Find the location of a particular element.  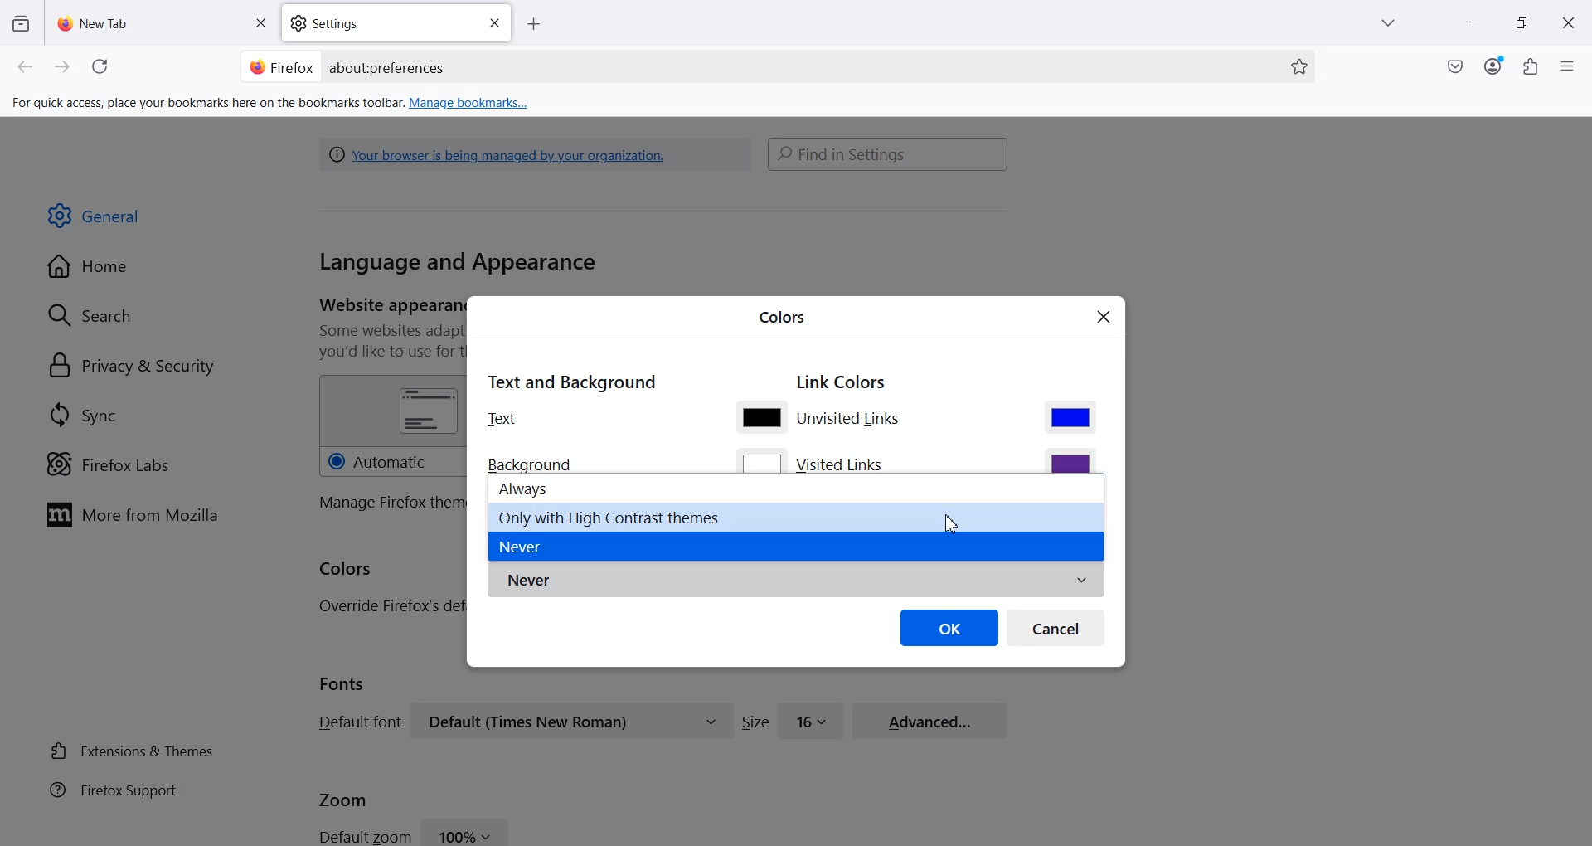

Q Search is located at coordinates (98, 314).